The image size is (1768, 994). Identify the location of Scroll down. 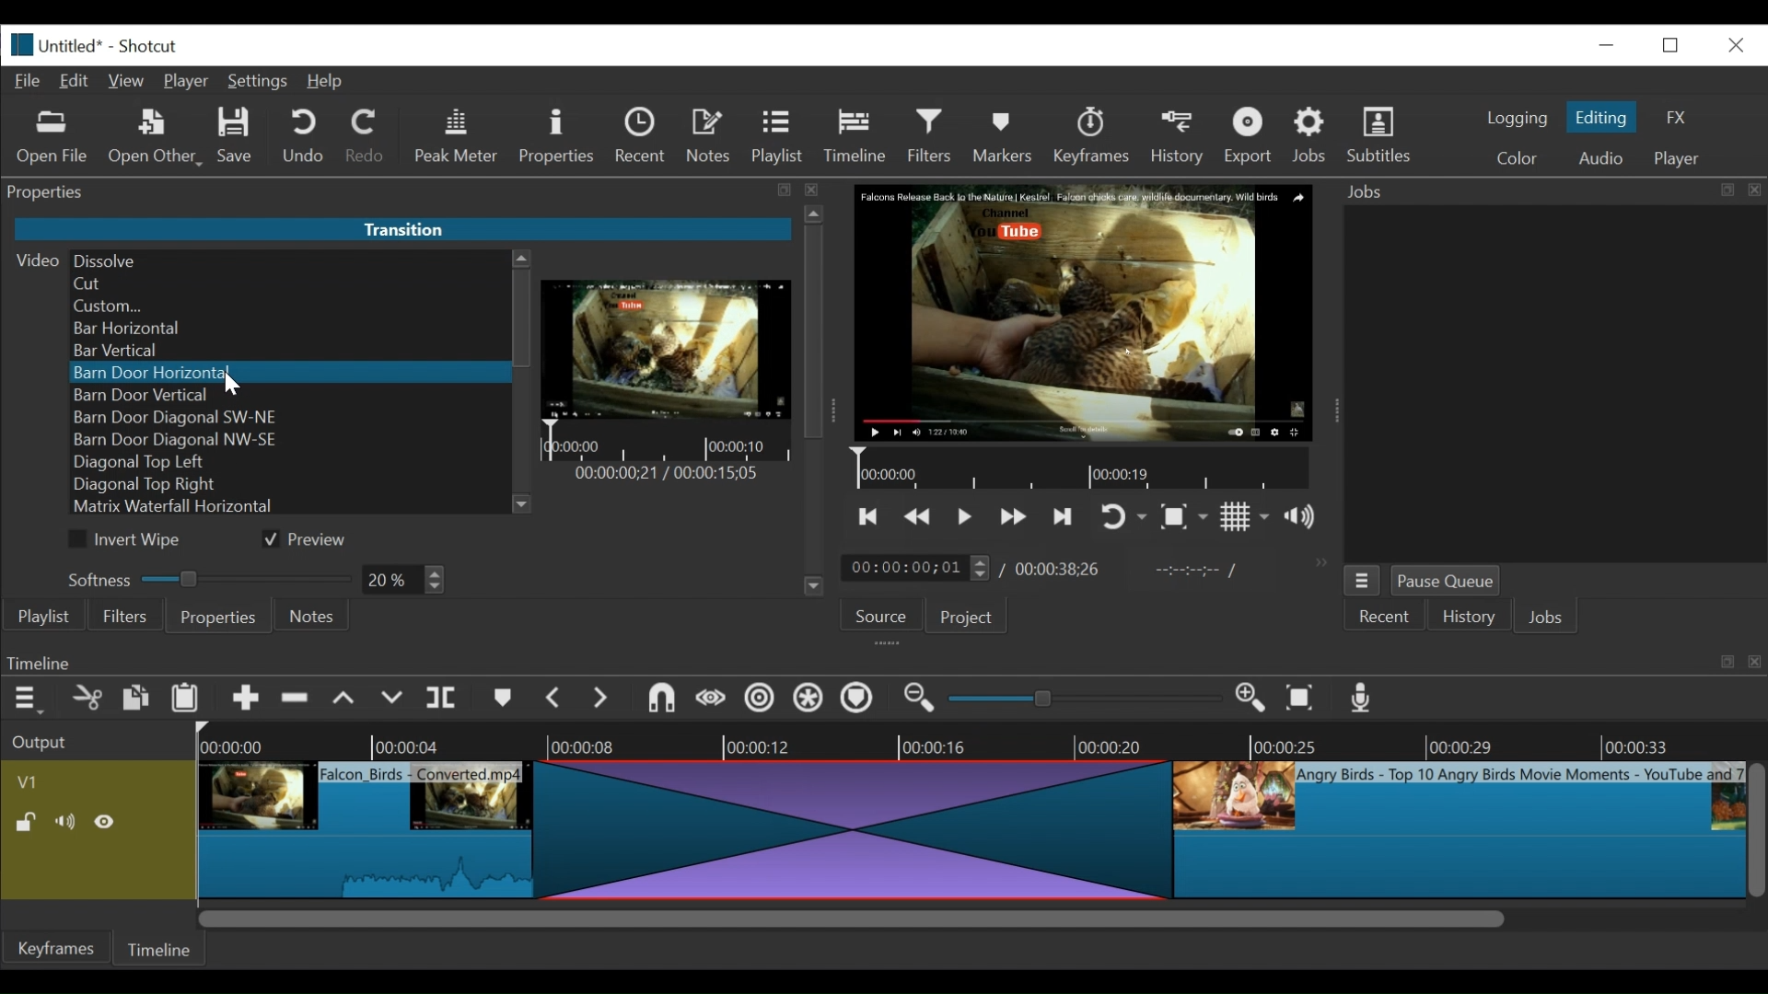
(813, 590).